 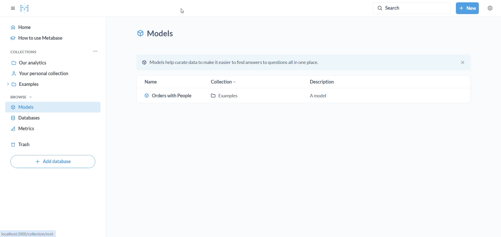 I want to click on order with people model, so click(x=166, y=96).